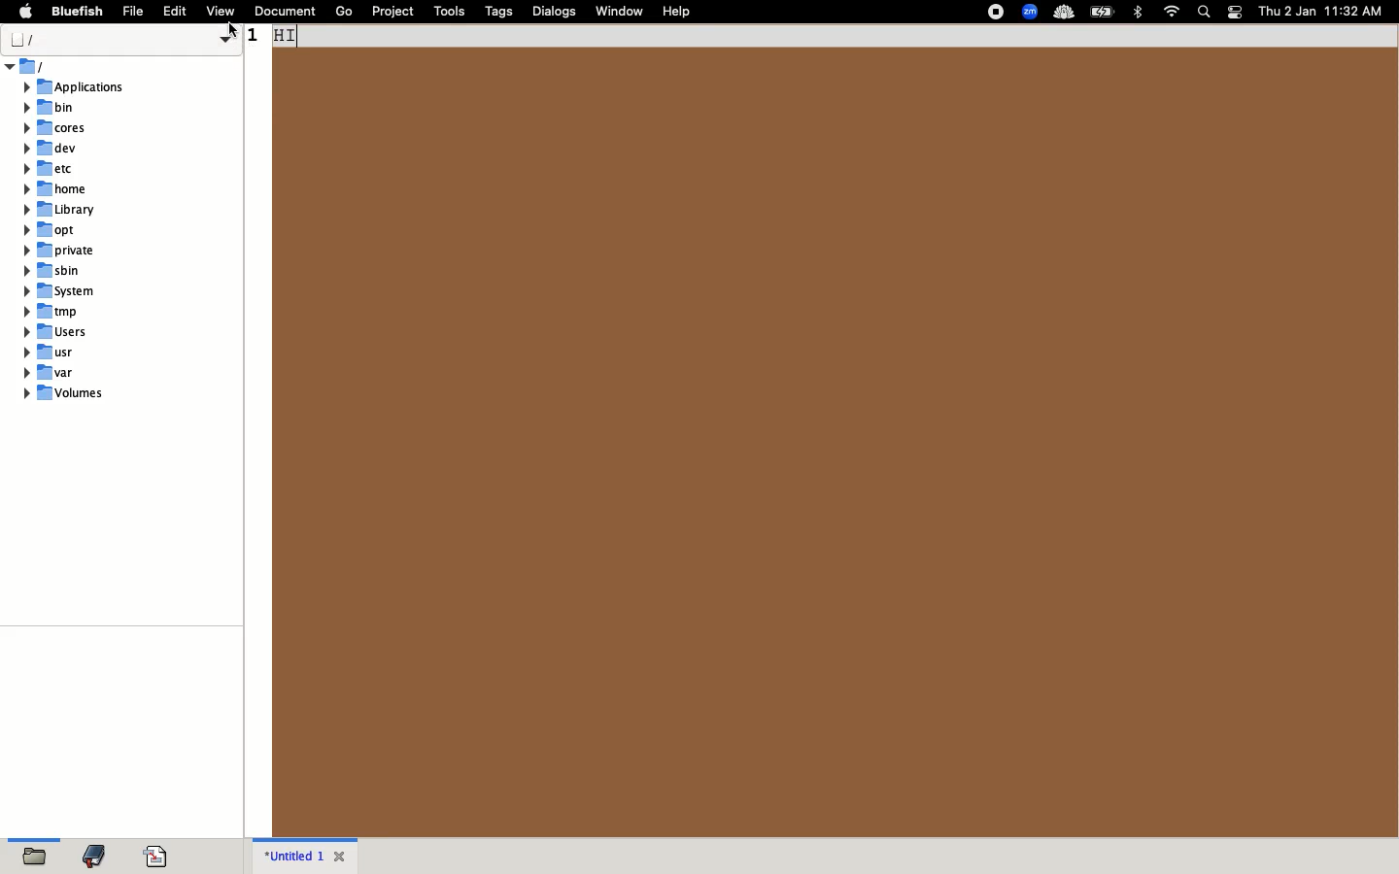  I want to click on edit, so click(179, 12).